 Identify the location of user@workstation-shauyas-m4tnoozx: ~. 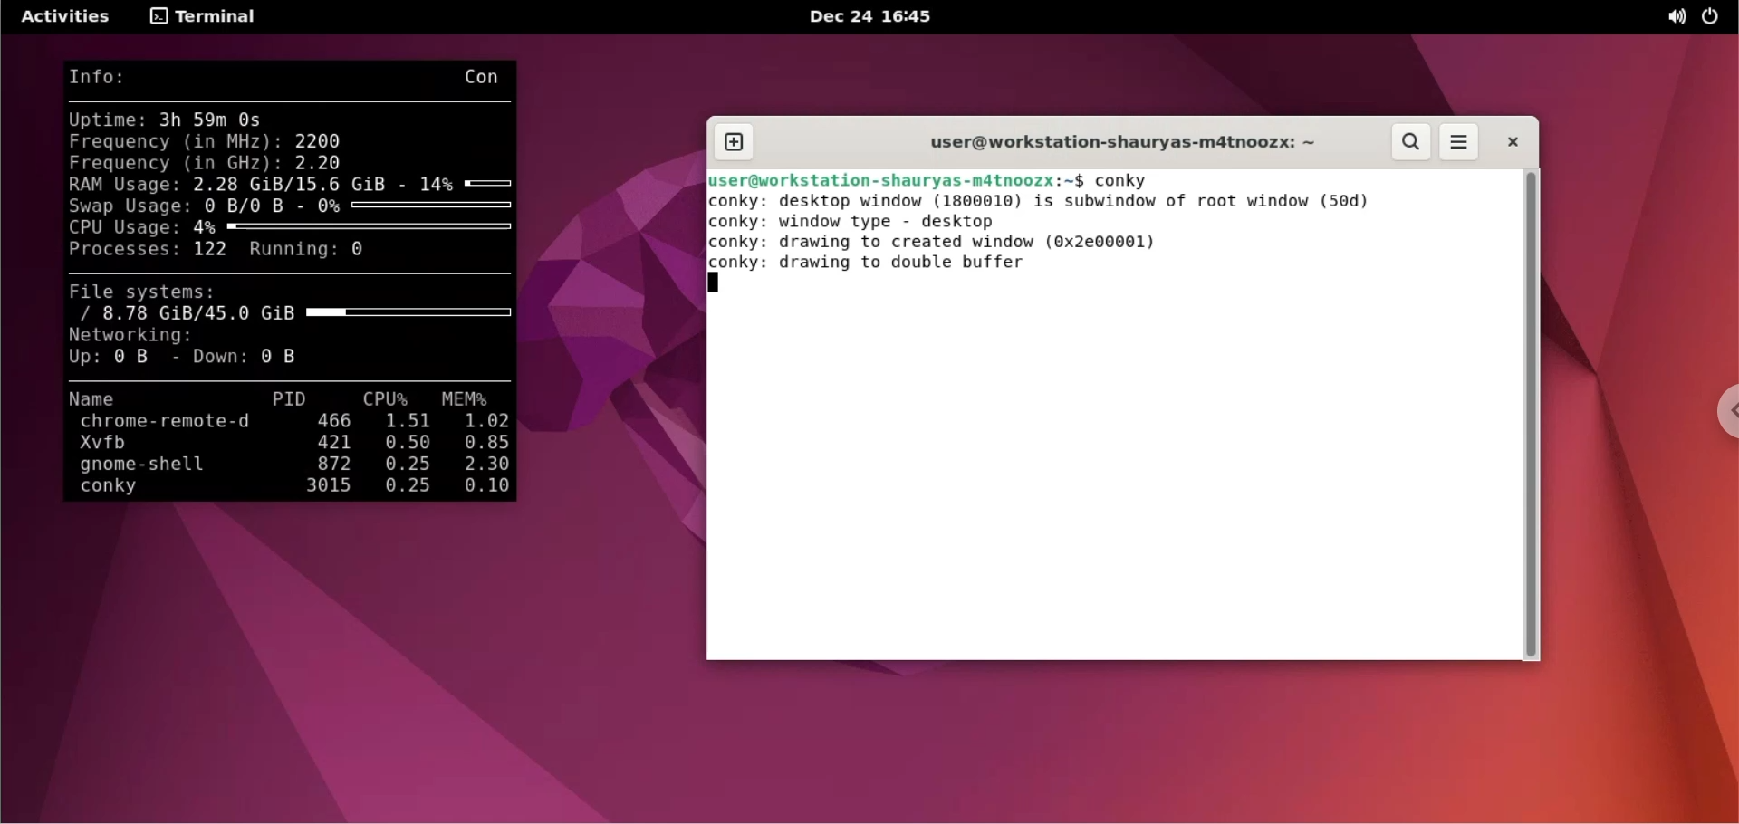
(1110, 141).